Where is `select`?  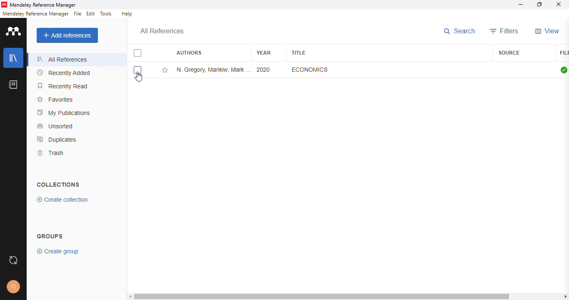 select is located at coordinates (138, 53).